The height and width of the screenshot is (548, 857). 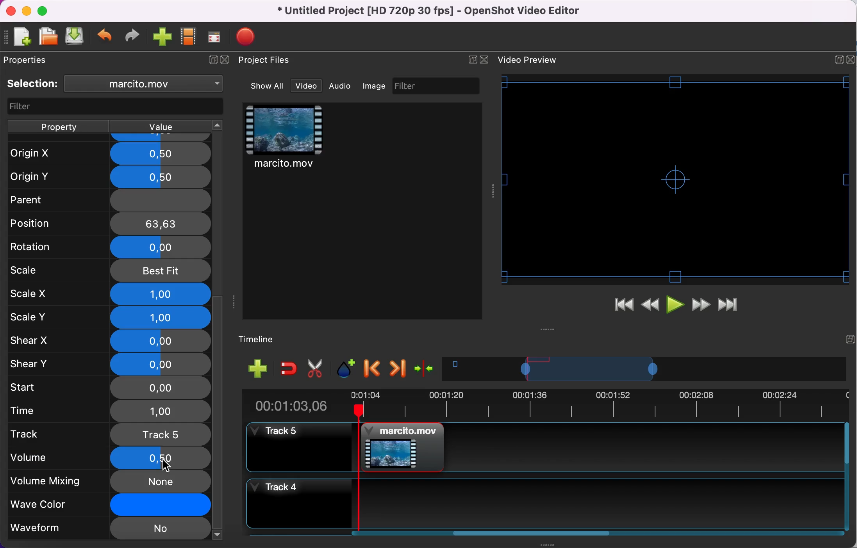 What do you see at coordinates (623, 307) in the screenshot?
I see `jump to start` at bounding box center [623, 307].